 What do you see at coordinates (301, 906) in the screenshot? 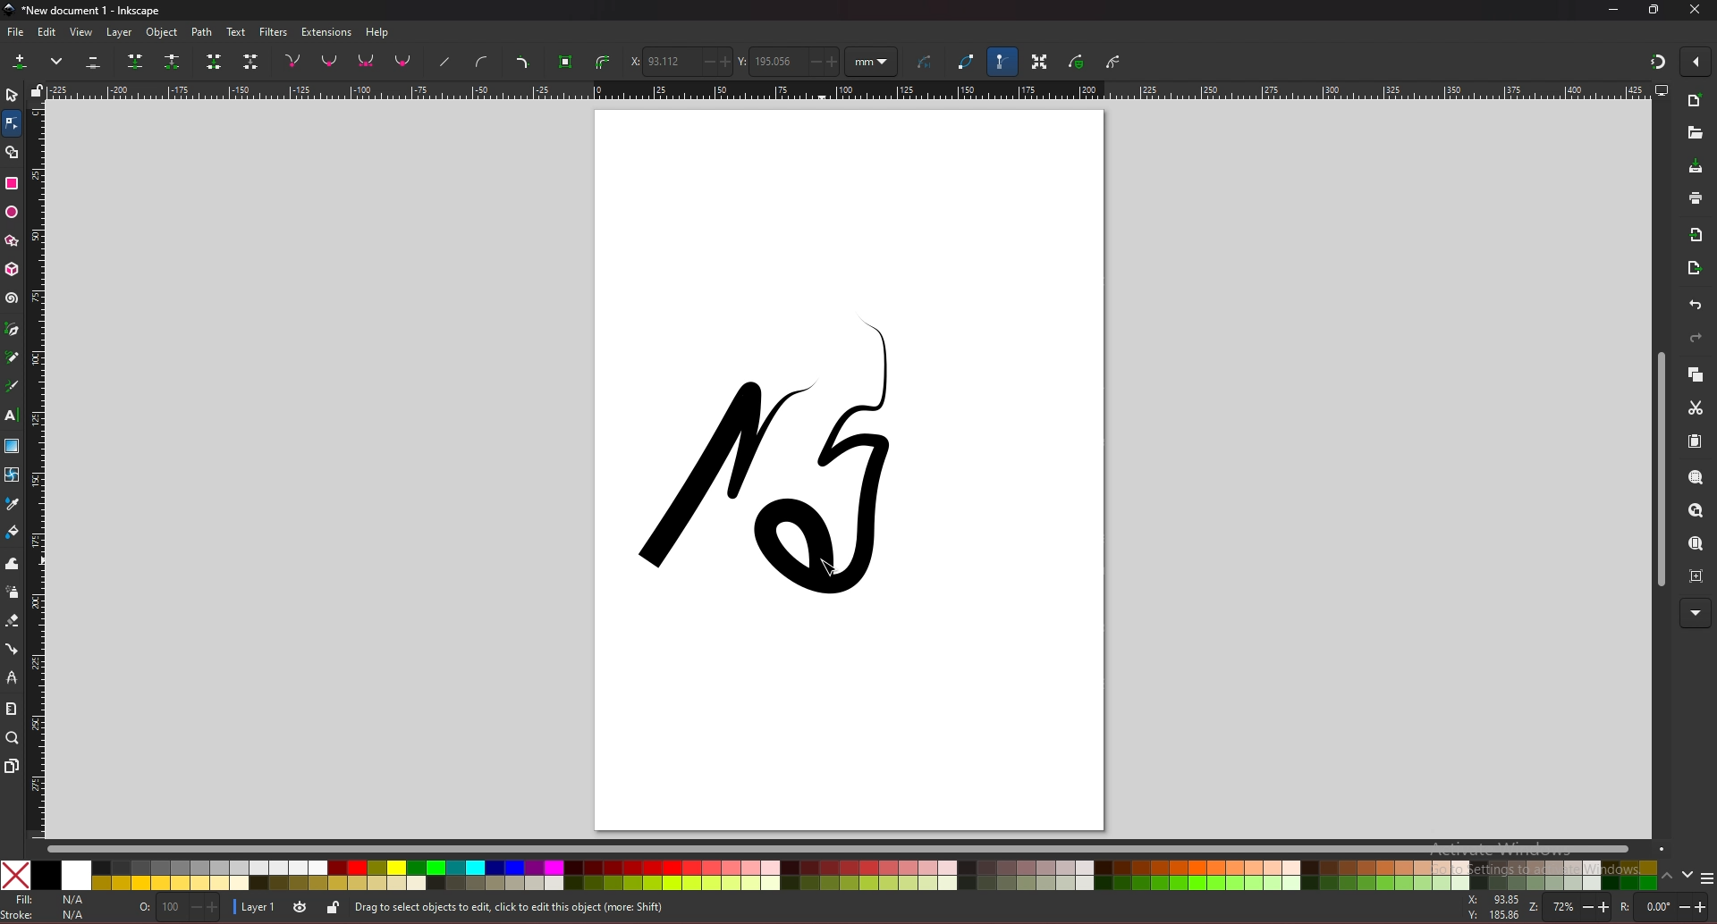
I see `toggle visibility` at bounding box center [301, 906].